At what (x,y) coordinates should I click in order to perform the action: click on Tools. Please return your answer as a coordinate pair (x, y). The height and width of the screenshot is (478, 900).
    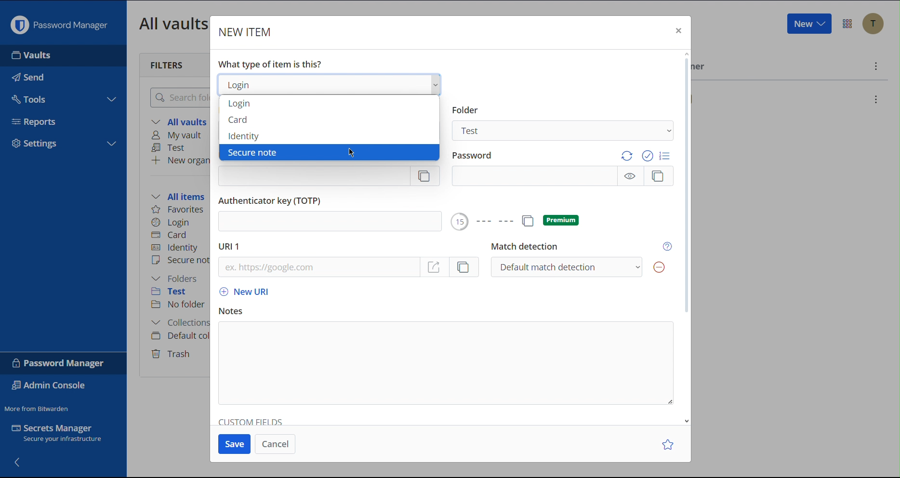
    Looking at the image, I should click on (62, 97).